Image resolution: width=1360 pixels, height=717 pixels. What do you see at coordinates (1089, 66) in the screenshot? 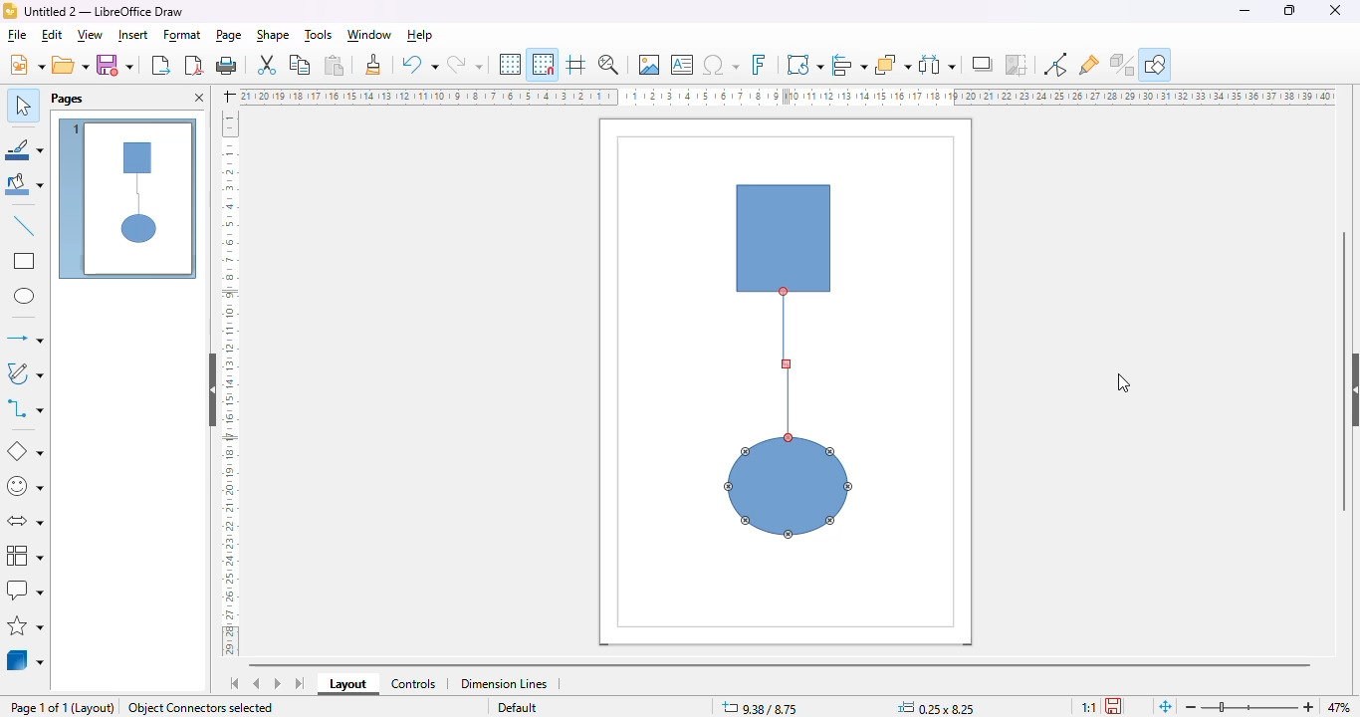
I see `show gluepoint functions` at bounding box center [1089, 66].